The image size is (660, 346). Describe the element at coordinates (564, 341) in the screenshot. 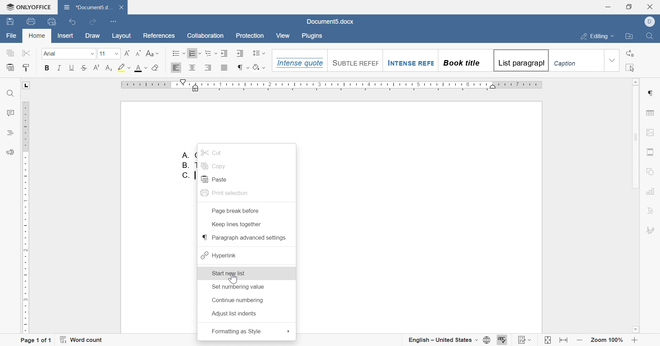

I see `fit to width` at that location.